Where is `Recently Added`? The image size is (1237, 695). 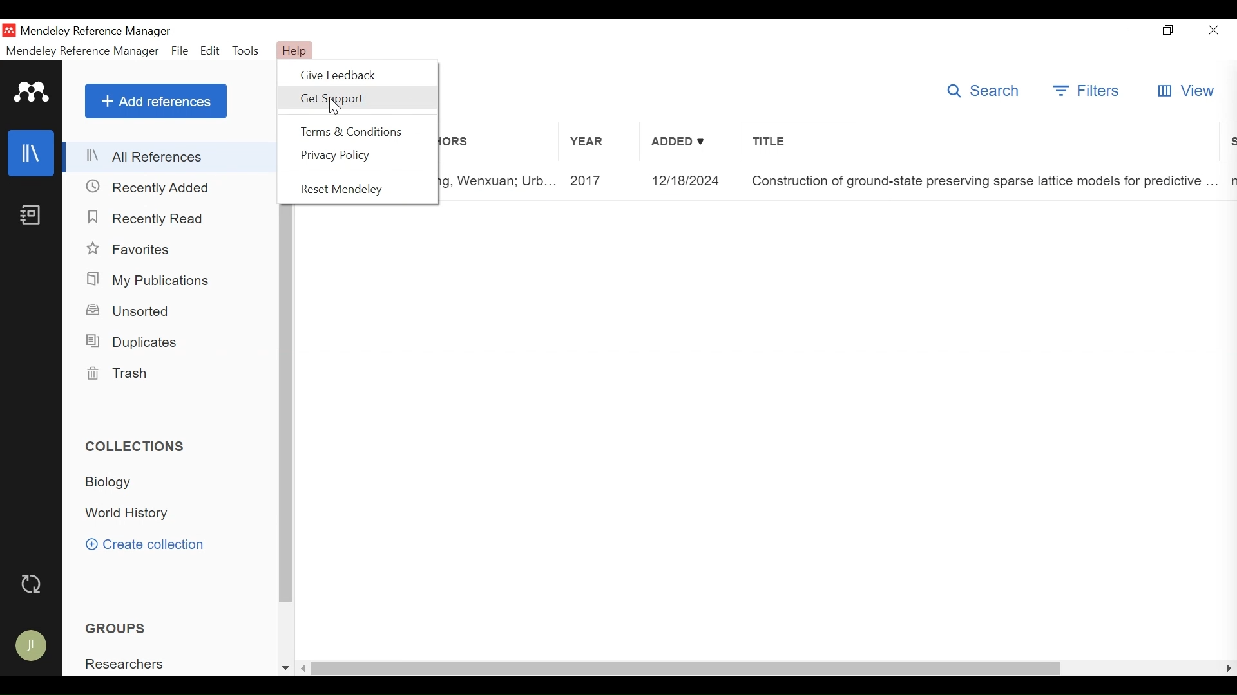
Recently Added is located at coordinates (151, 188).